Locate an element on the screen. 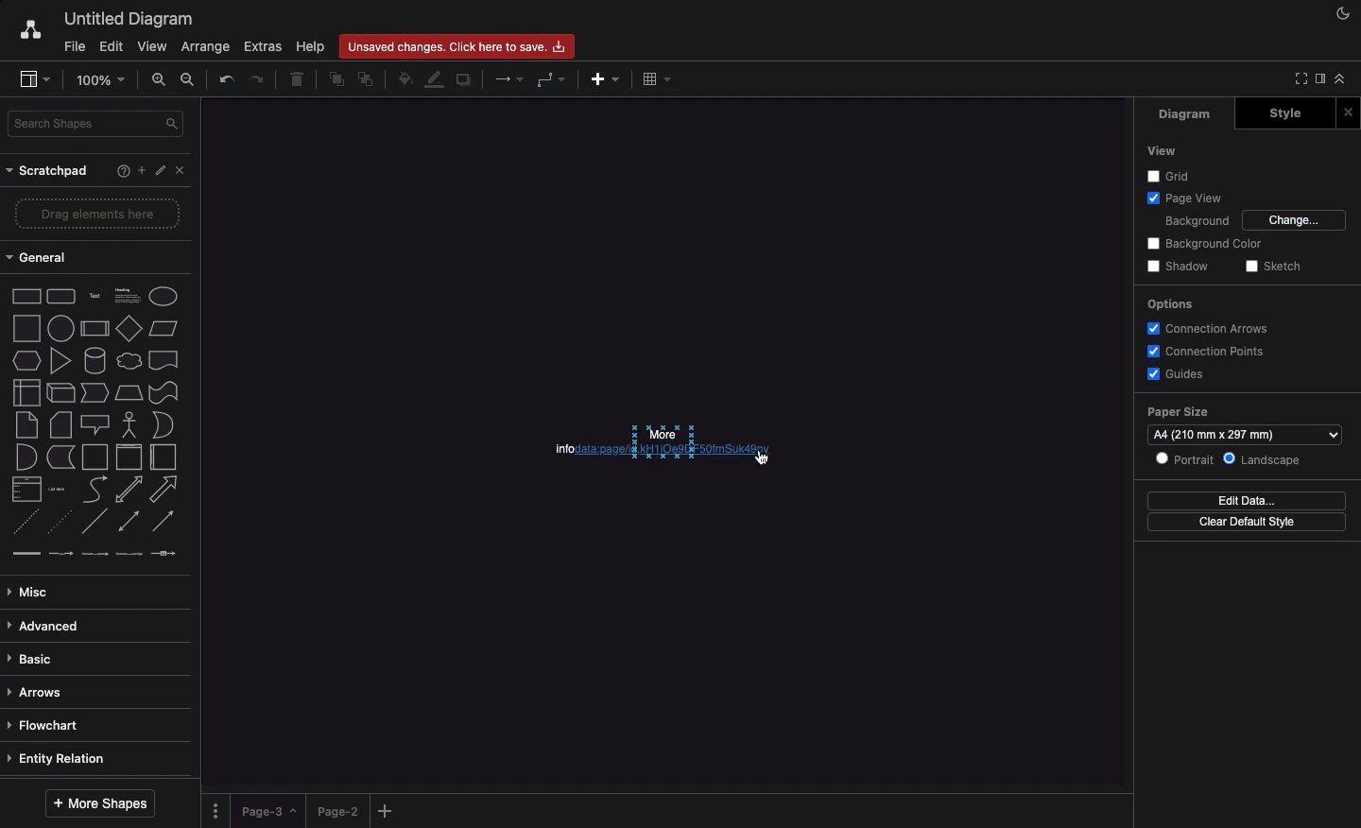 The height and width of the screenshot is (828, 1361). Collapse is located at coordinates (1339, 78).